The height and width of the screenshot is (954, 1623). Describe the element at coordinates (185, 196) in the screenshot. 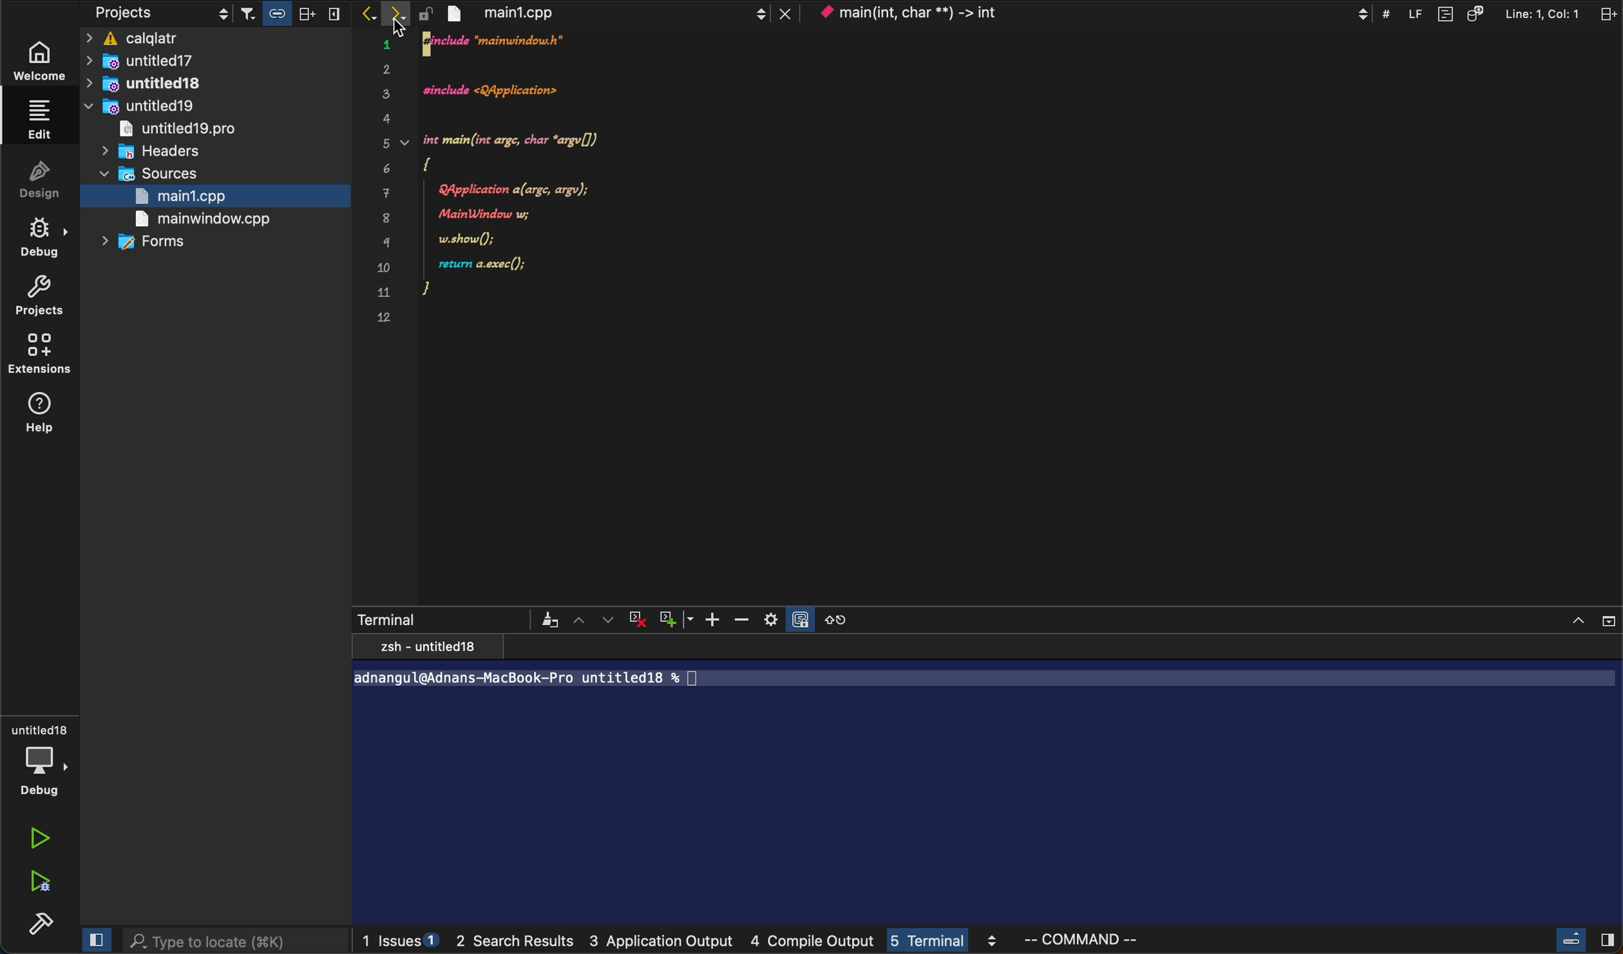

I see `main1.cpp` at that location.